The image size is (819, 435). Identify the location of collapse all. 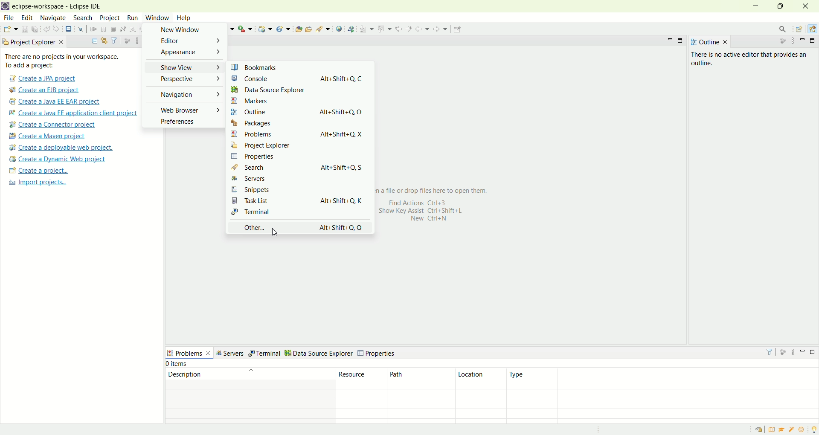
(93, 40).